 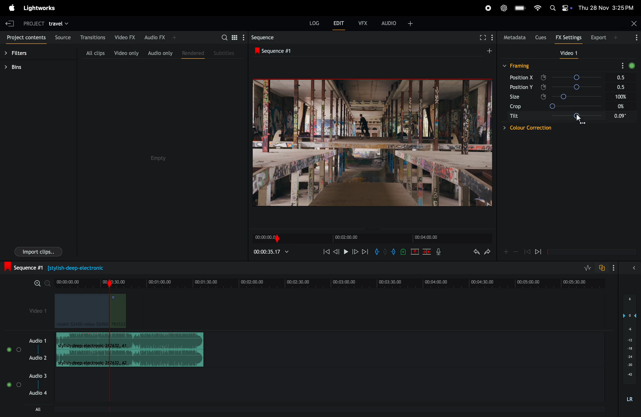 What do you see at coordinates (589, 96) in the screenshot?
I see `Size slider: 100` at bounding box center [589, 96].